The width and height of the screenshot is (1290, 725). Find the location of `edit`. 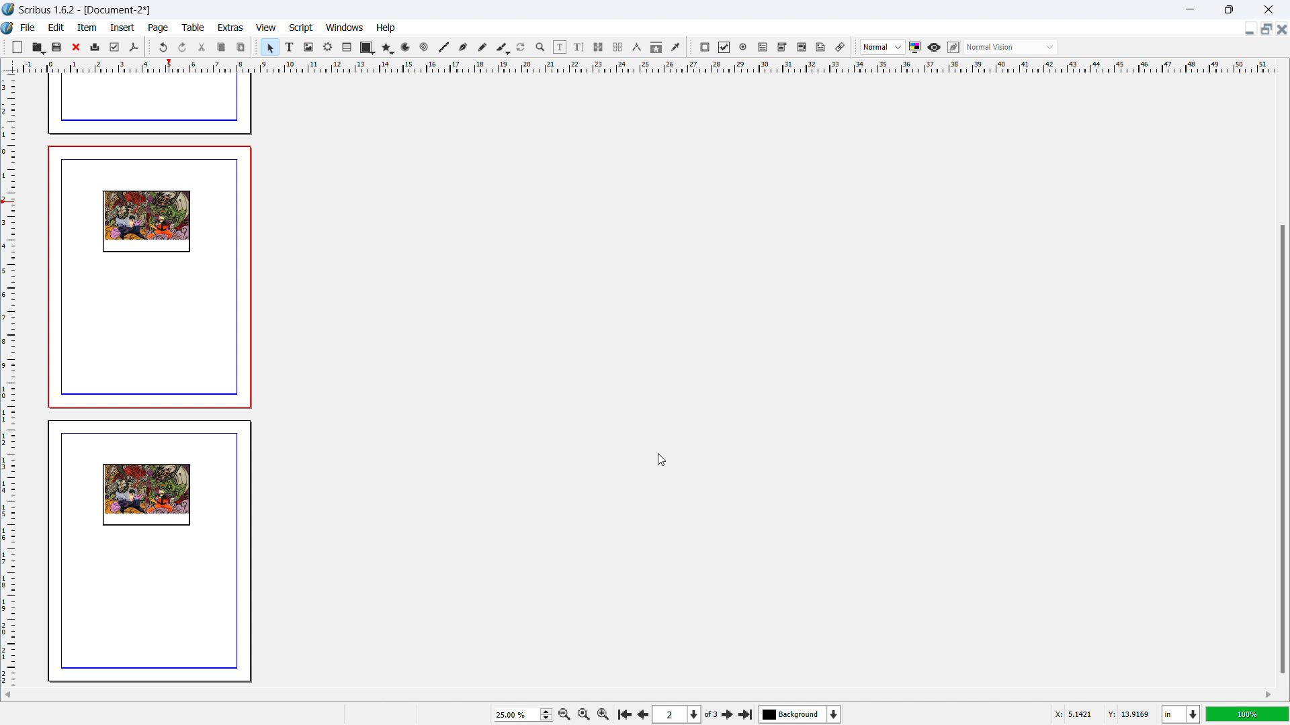

edit is located at coordinates (56, 28).